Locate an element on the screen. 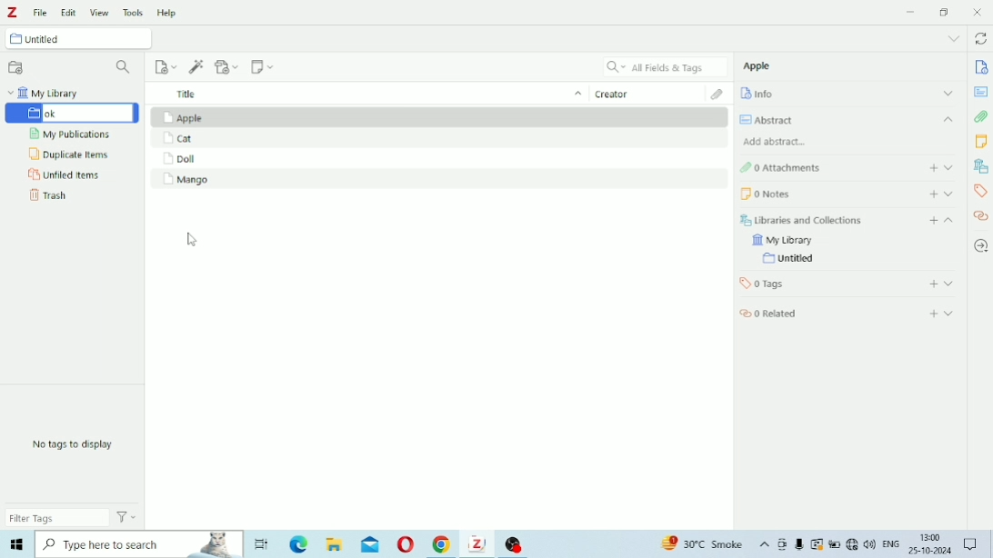 This screenshot has width=993, height=558.  is located at coordinates (859, 544).